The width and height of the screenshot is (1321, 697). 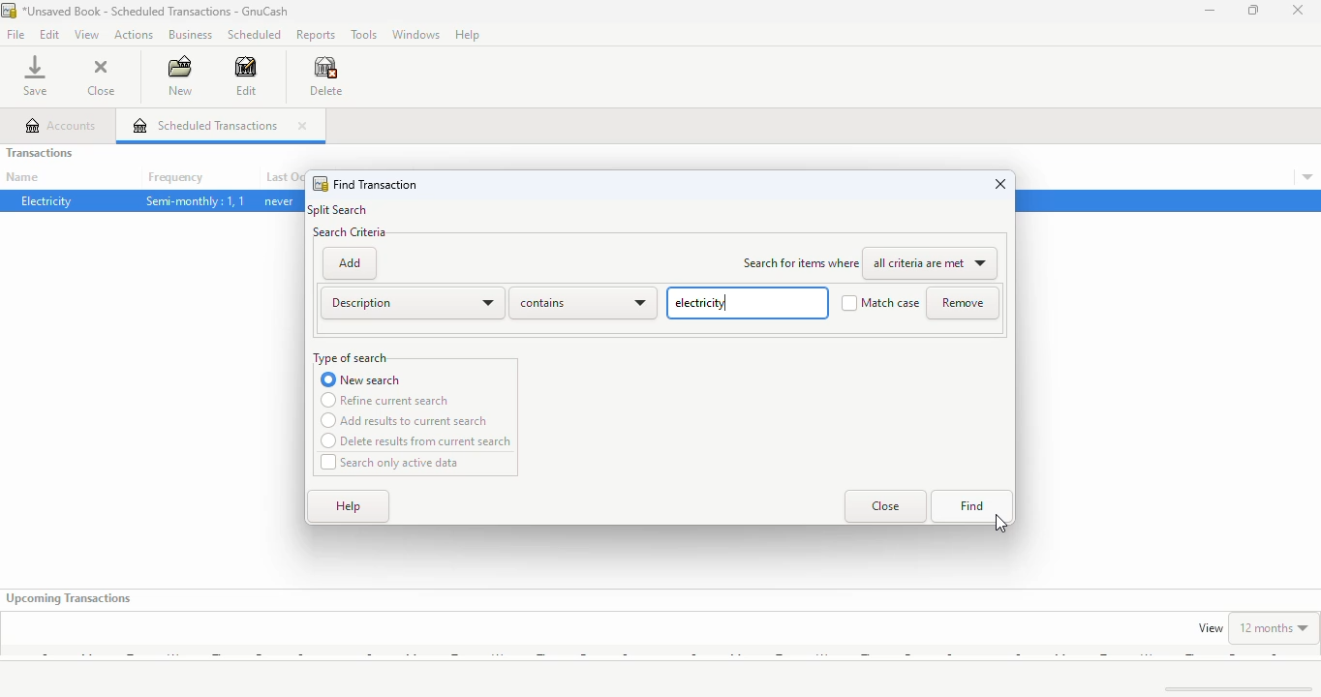 What do you see at coordinates (205, 125) in the screenshot?
I see `scheduled transactions` at bounding box center [205, 125].